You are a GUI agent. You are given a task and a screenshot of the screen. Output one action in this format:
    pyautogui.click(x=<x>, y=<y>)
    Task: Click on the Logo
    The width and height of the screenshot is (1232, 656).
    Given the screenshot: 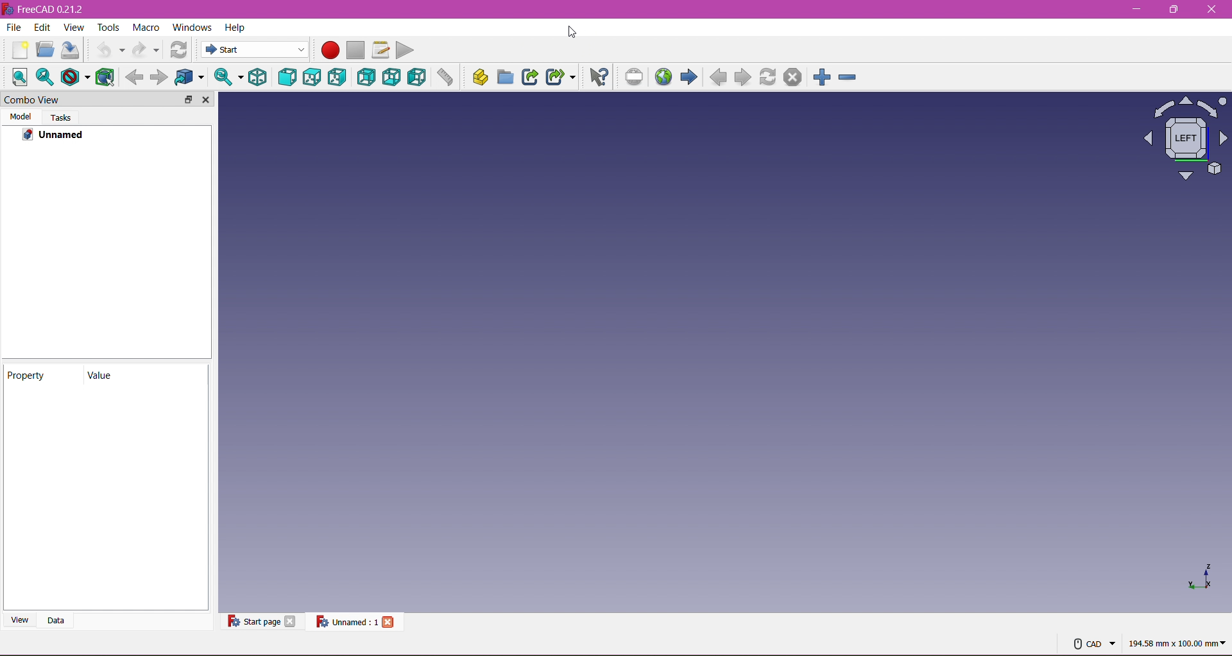 What is the action you would take?
    pyautogui.click(x=8, y=10)
    